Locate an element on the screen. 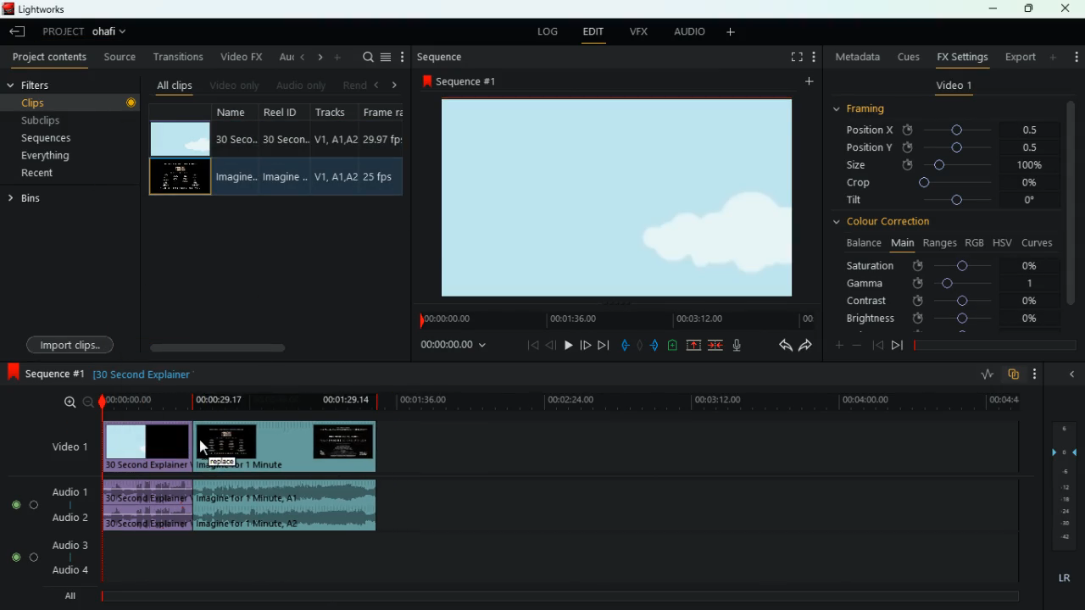 This screenshot has width=1085, height=610. more is located at coordinates (1074, 53).